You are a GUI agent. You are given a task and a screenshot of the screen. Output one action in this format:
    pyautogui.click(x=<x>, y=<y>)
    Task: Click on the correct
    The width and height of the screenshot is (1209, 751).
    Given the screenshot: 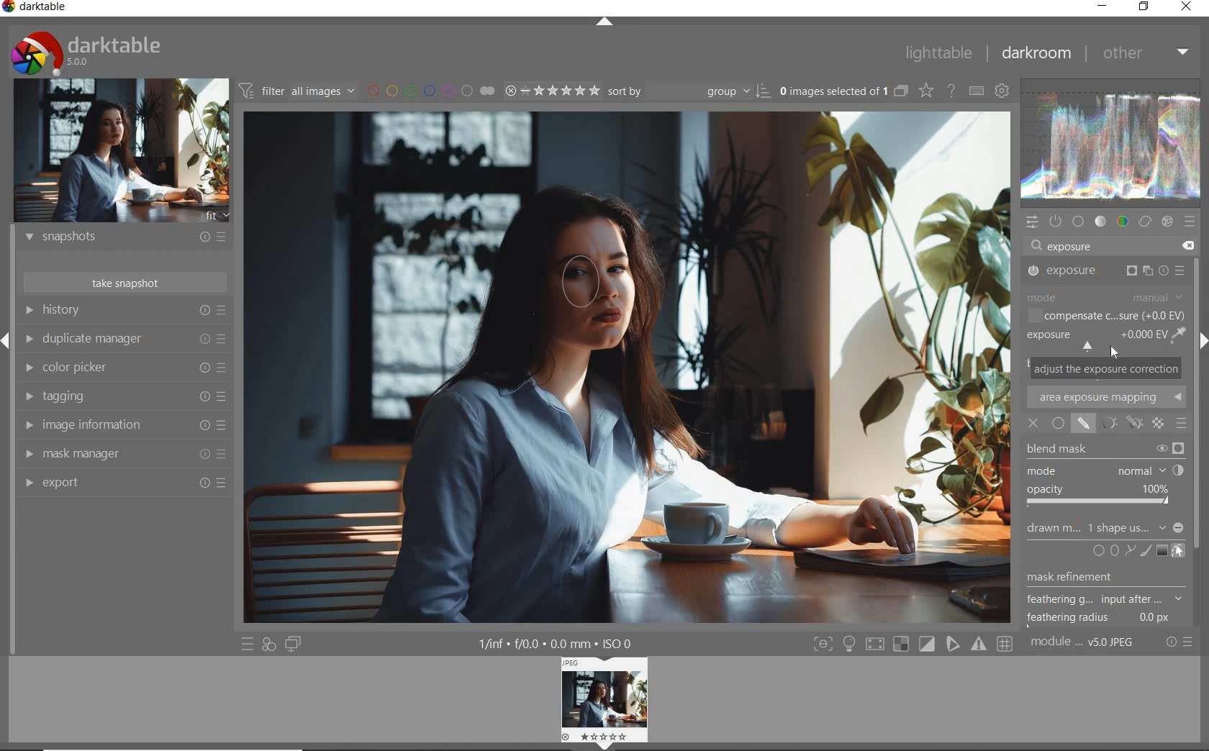 What is the action you would take?
    pyautogui.click(x=1144, y=222)
    